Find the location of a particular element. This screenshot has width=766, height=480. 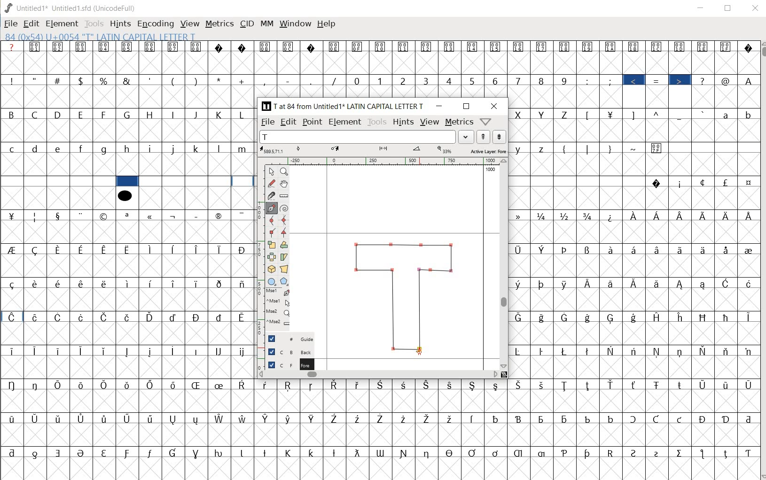

B is located at coordinates (12, 115).